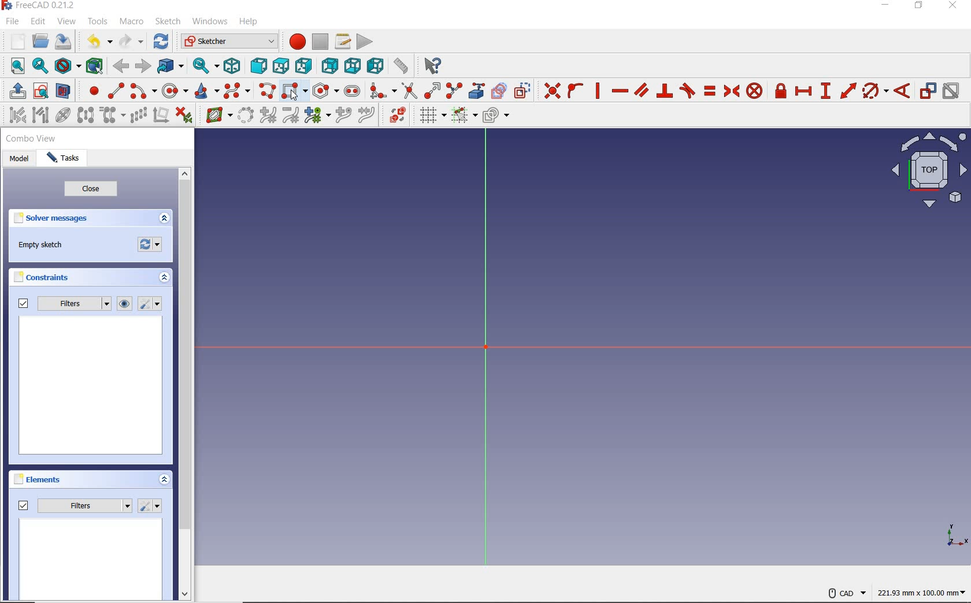  What do you see at coordinates (928, 91) in the screenshot?
I see `toggle driving` at bounding box center [928, 91].